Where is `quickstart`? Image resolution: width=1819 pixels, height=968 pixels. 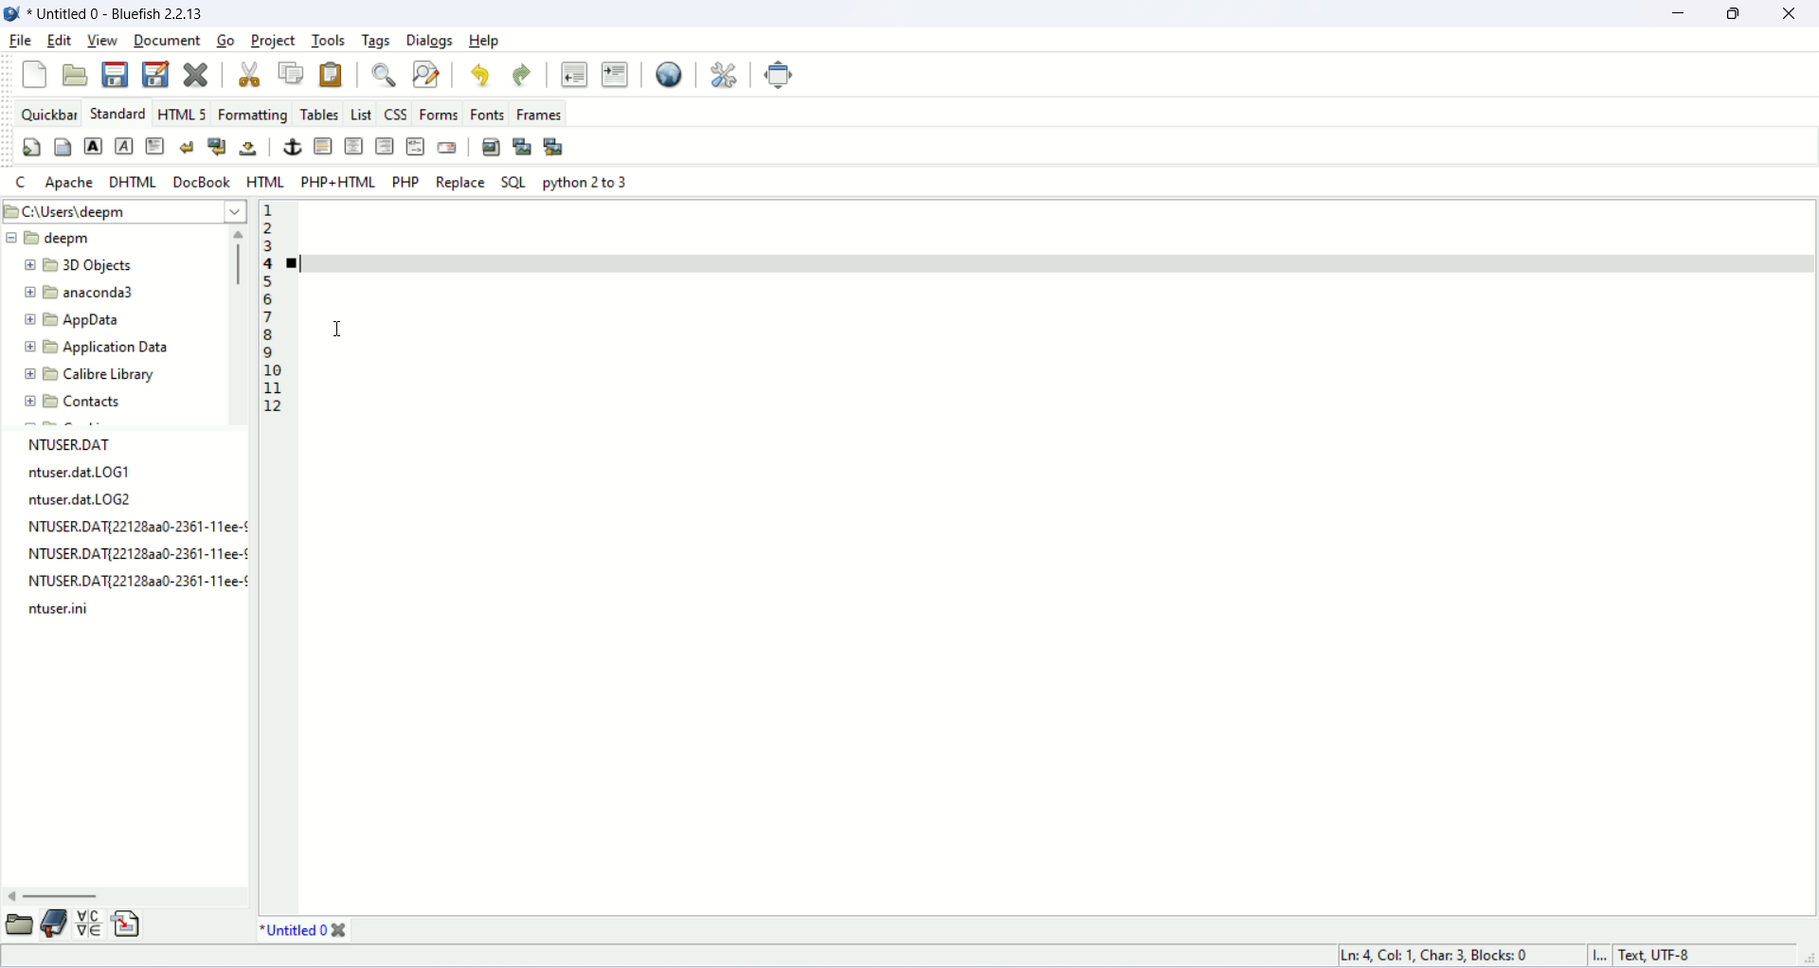 quickstart is located at coordinates (28, 150).